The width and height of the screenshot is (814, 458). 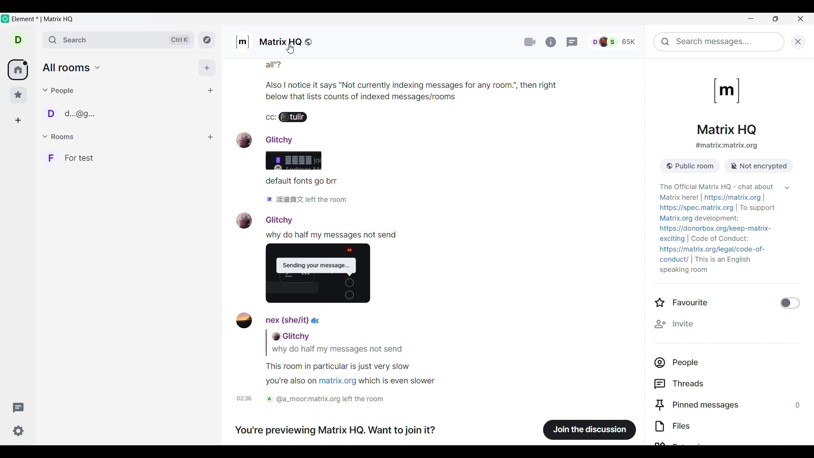 I want to click on People , so click(x=730, y=363).